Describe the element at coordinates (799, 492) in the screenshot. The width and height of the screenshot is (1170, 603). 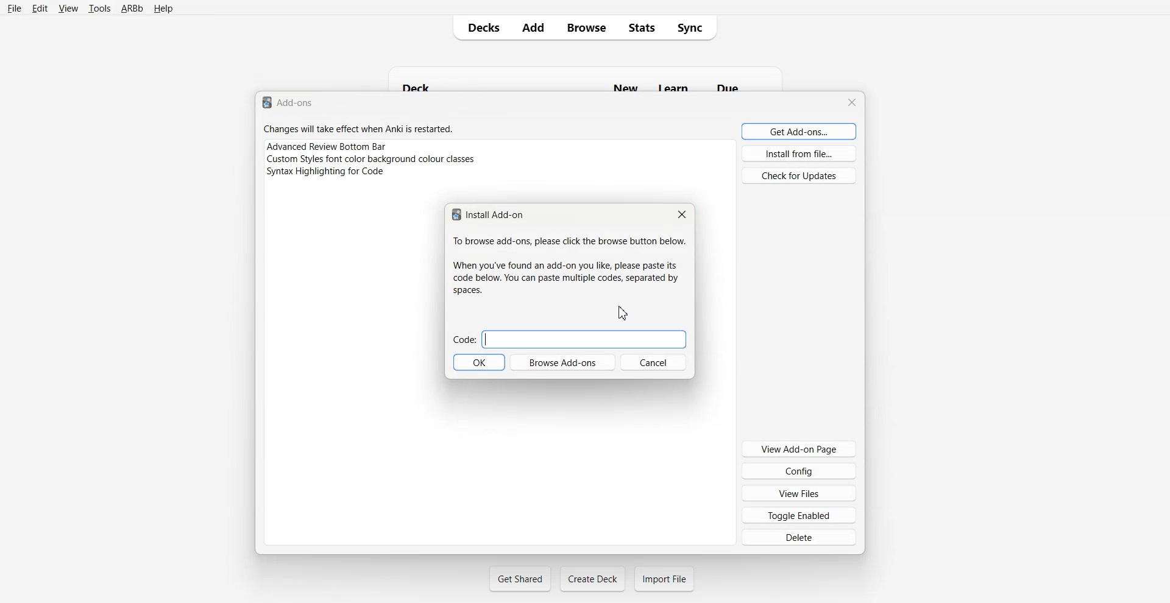
I see `View Files` at that location.